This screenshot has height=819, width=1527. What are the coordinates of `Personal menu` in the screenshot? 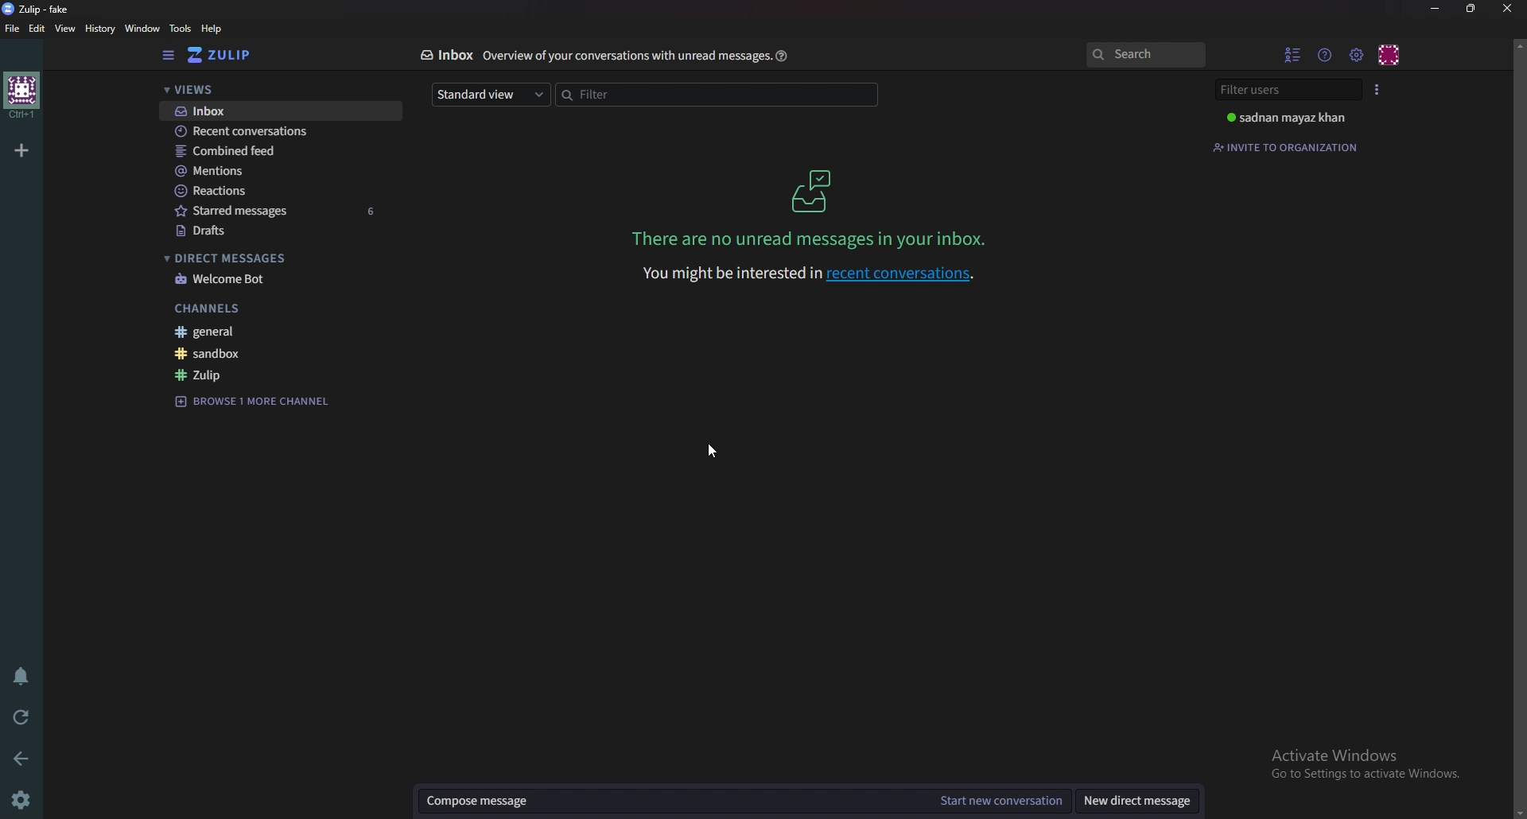 It's located at (1390, 56).